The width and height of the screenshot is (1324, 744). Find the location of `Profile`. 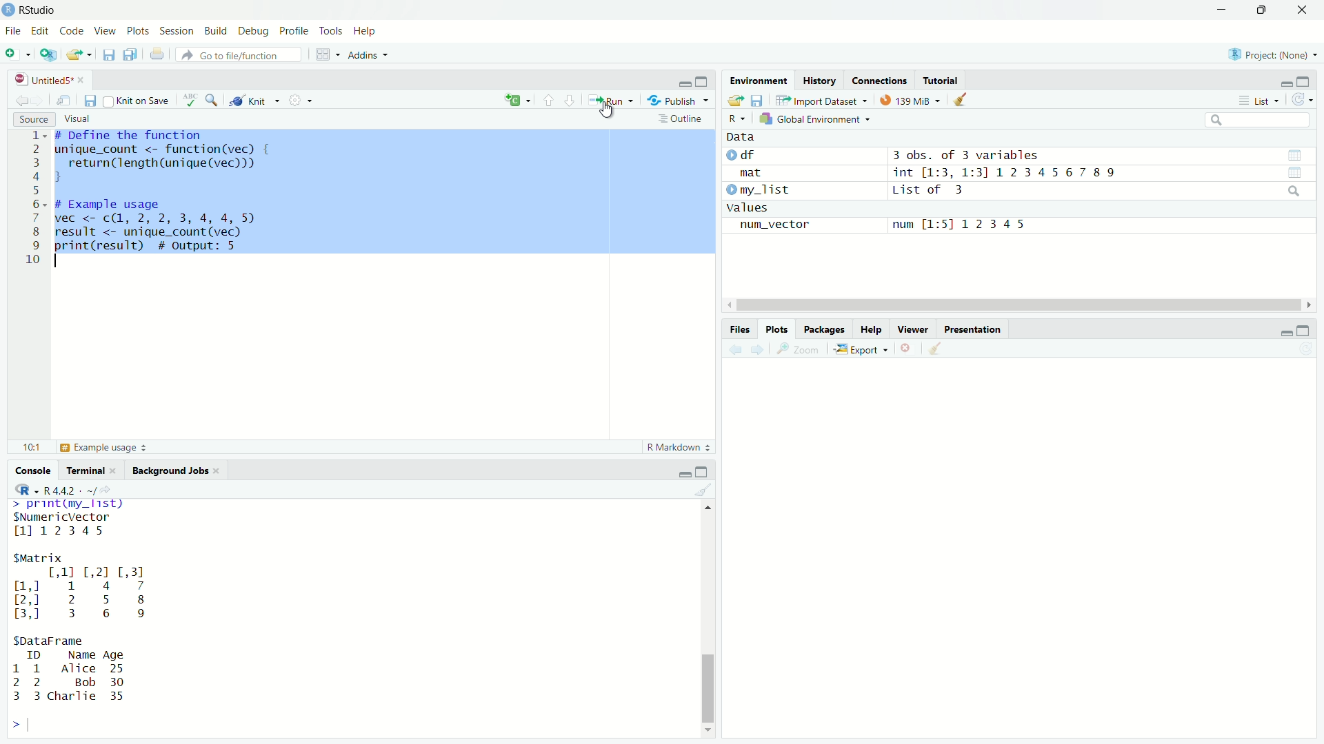

Profile is located at coordinates (295, 31).